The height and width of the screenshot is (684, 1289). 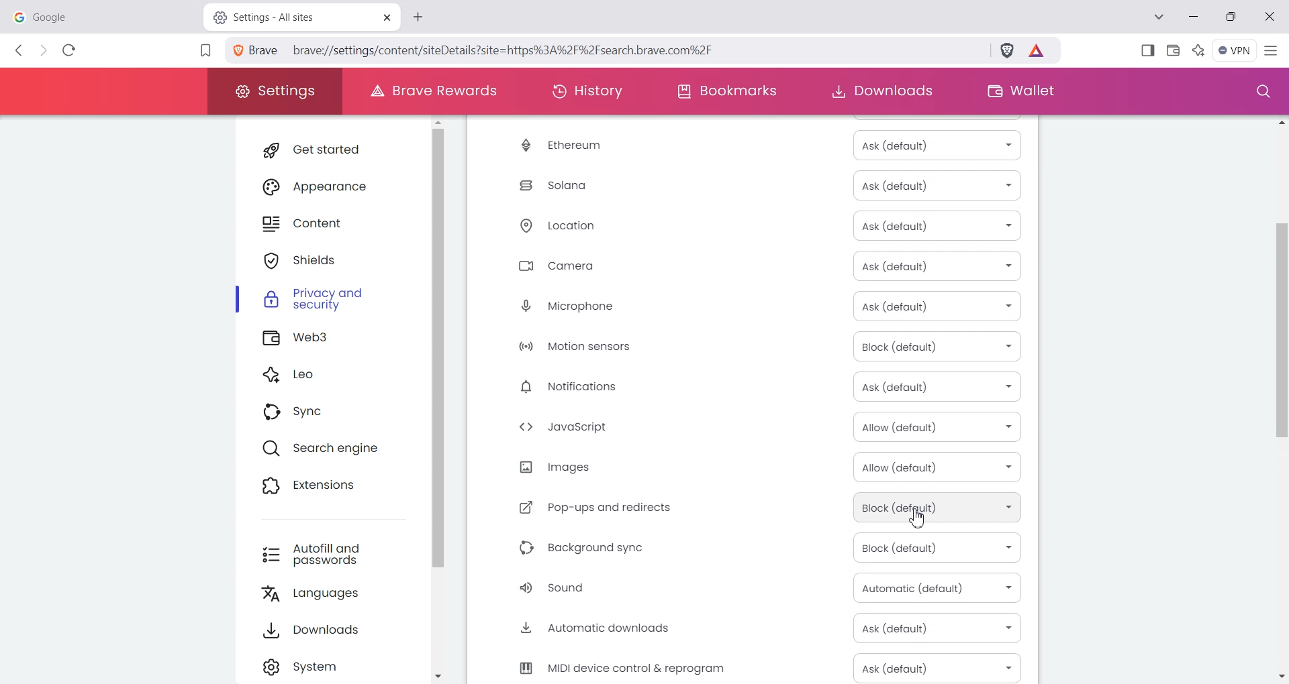 I want to click on Solana Ask (Default), so click(x=753, y=184).